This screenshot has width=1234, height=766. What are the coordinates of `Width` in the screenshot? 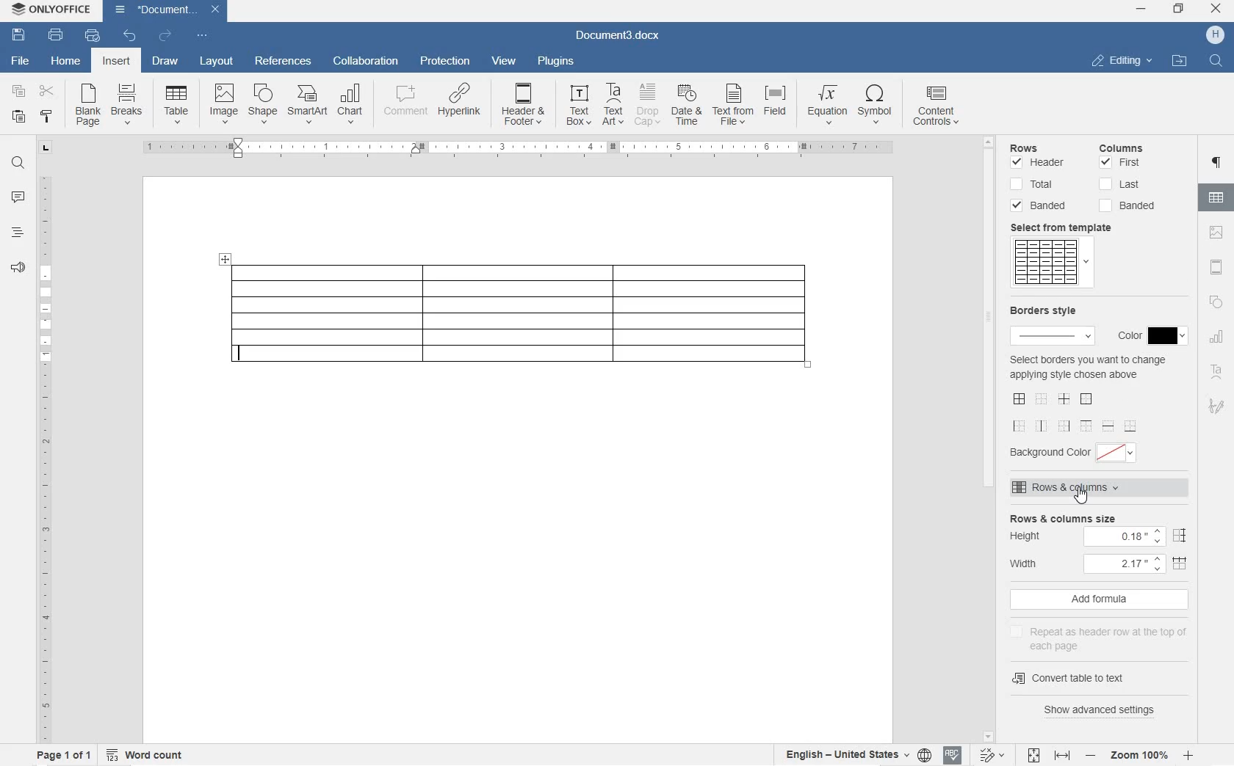 It's located at (1102, 563).